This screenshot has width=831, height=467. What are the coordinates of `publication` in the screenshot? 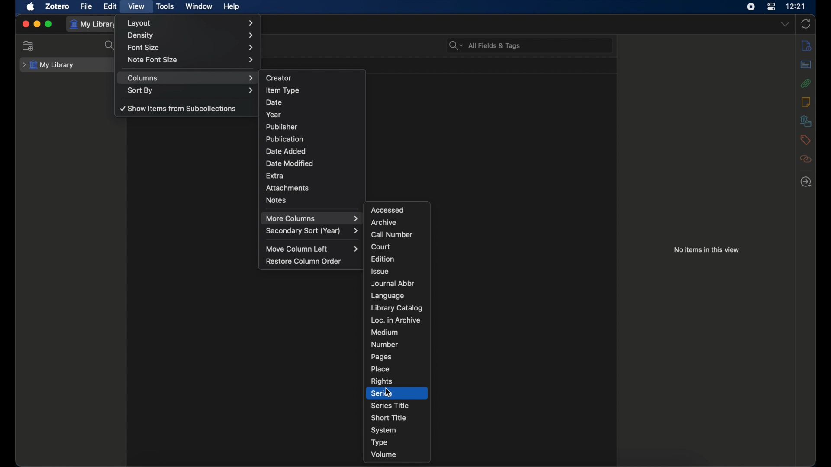 It's located at (283, 138).